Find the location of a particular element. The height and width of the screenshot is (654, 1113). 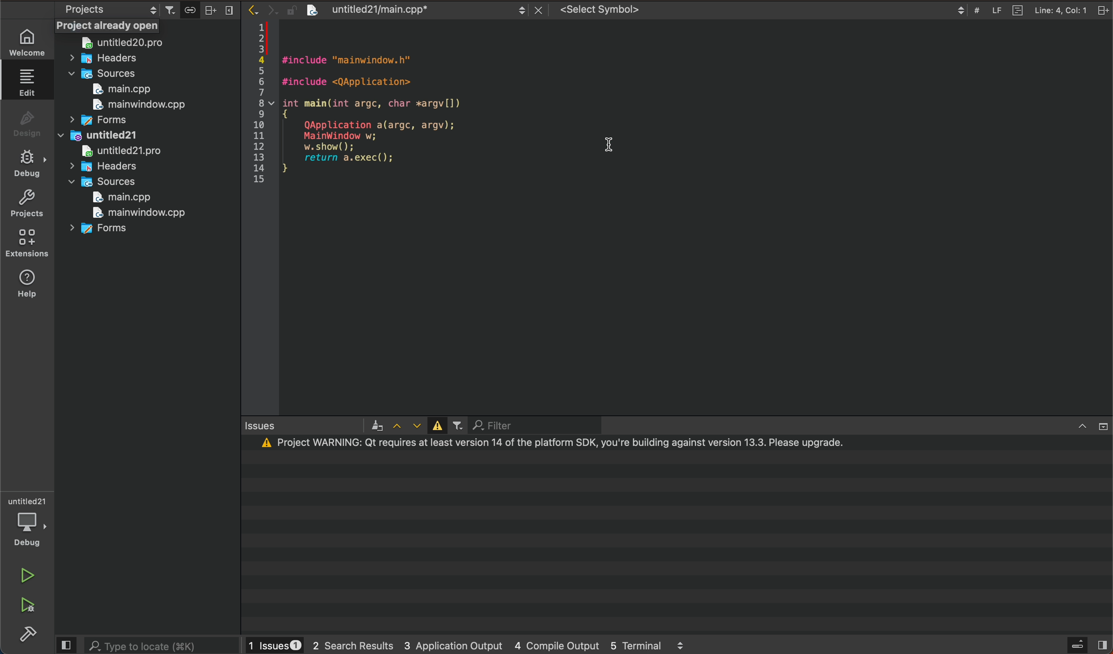

close slide bar is located at coordinates (1081, 645).